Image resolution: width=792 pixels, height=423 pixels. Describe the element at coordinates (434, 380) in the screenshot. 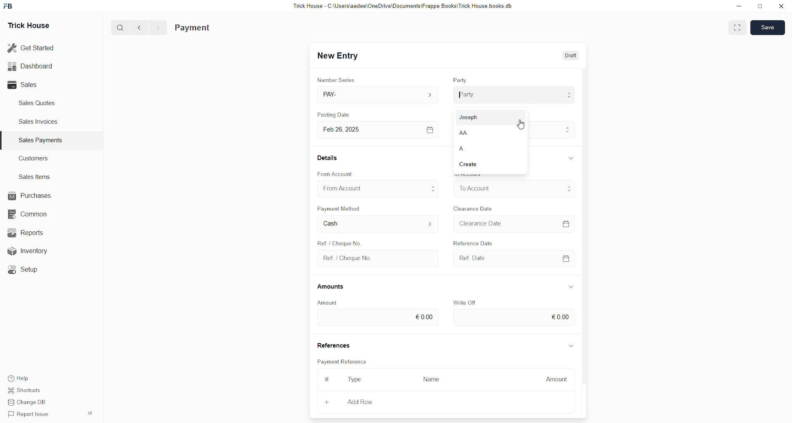

I see `Name` at that location.